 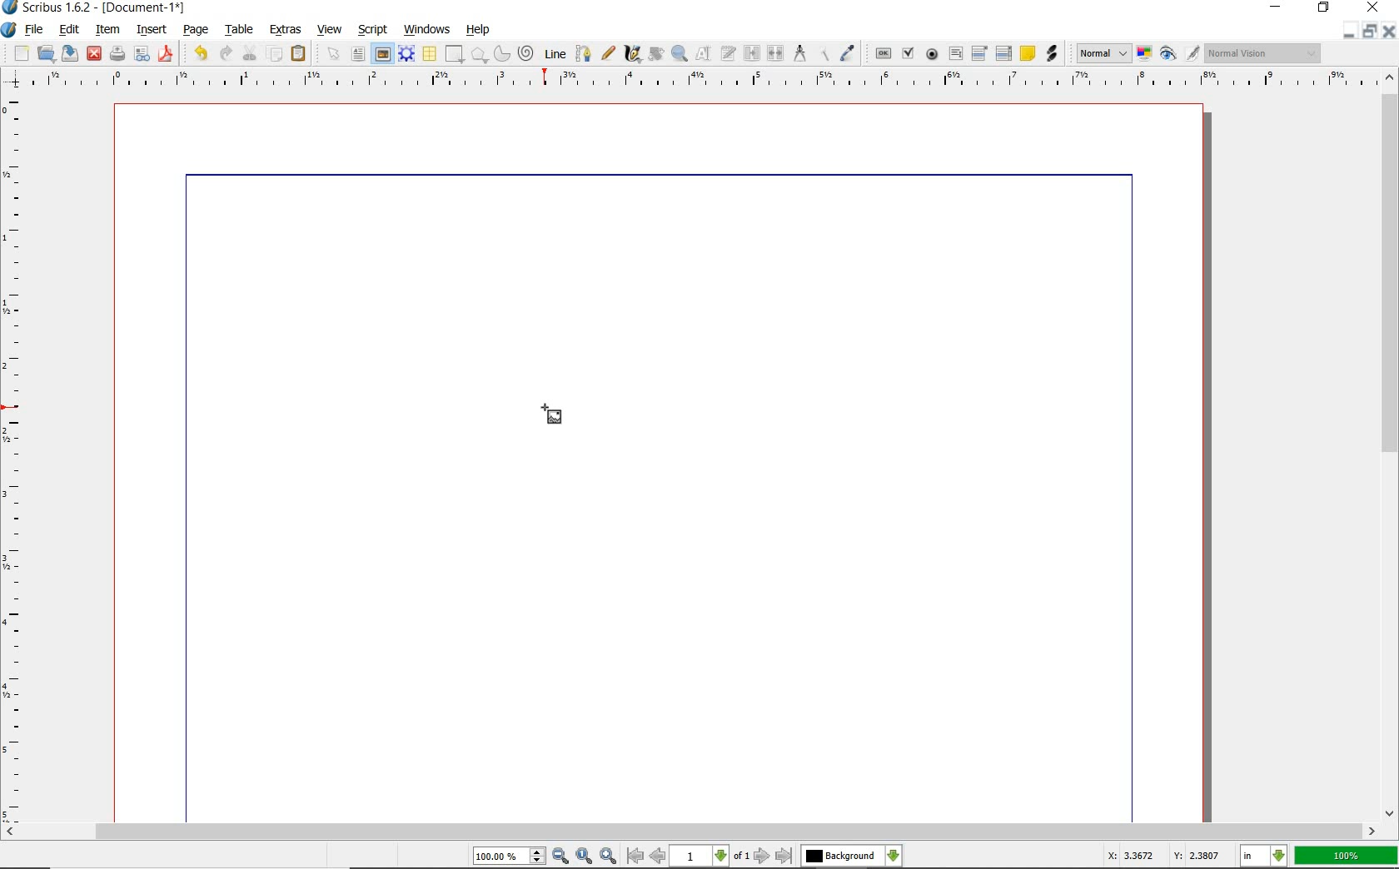 I want to click on Zoom to 100%, so click(x=585, y=856).